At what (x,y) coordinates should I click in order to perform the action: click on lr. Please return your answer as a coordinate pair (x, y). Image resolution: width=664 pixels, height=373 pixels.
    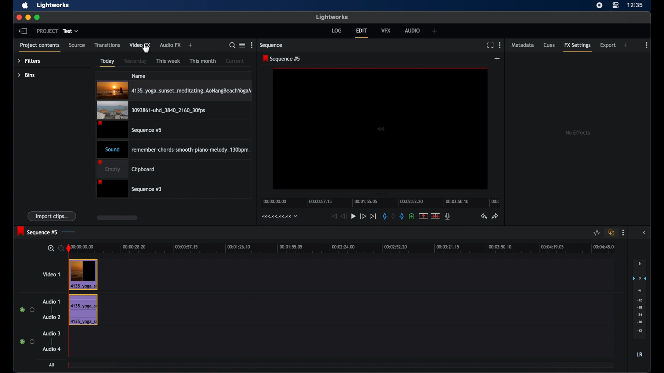
    Looking at the image, I should click on (639, 355).